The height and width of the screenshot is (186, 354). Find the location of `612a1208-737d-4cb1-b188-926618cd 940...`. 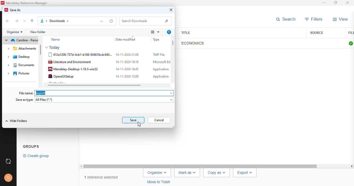

612a1208-737d-4cb1-b188-926618cd 940... is located at coordinates (80, 55).